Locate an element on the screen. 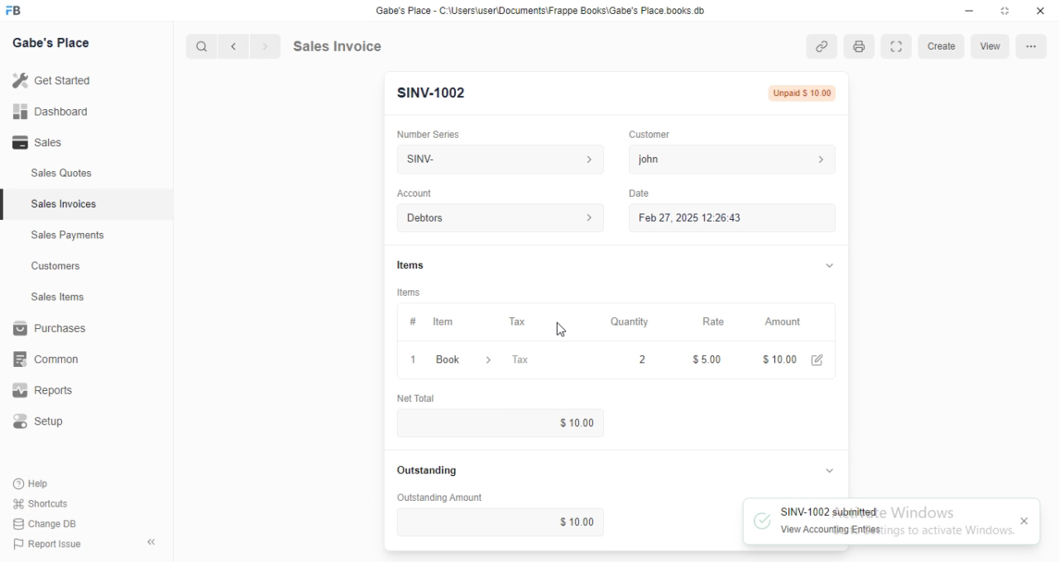 The image size is (1059, 562). SINV-1002 is located at coordinates (433, 93).